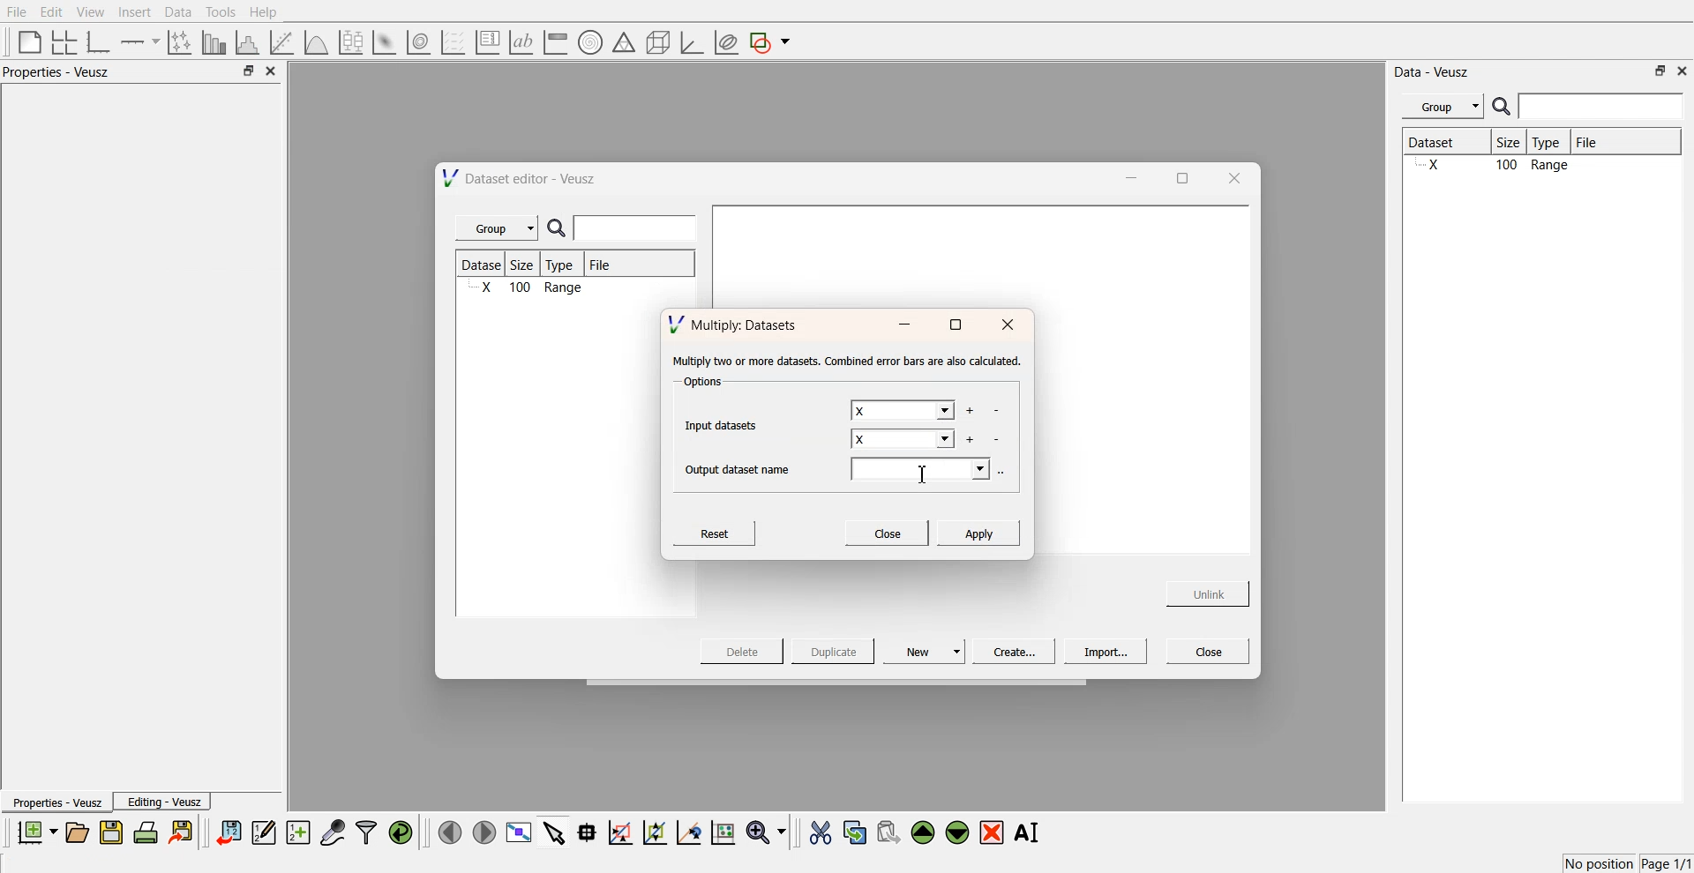 This screenshot has height=873, width=1694. What do you see at coordinates (565, 265) in the screenshot?
I see `Type` at bounding box center [565, 265].